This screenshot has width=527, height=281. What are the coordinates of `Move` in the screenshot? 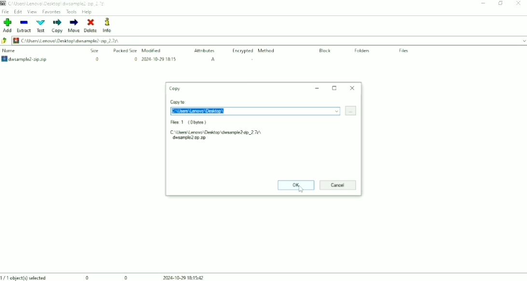 It's located at (73, 26).